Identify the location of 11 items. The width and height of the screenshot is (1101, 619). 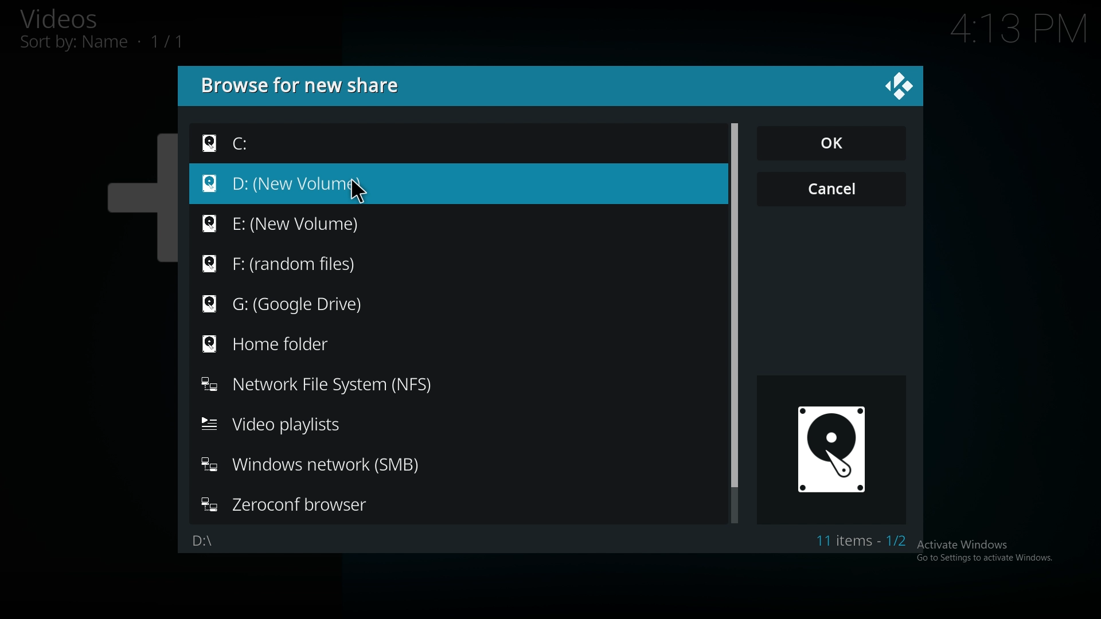
(865, 541).